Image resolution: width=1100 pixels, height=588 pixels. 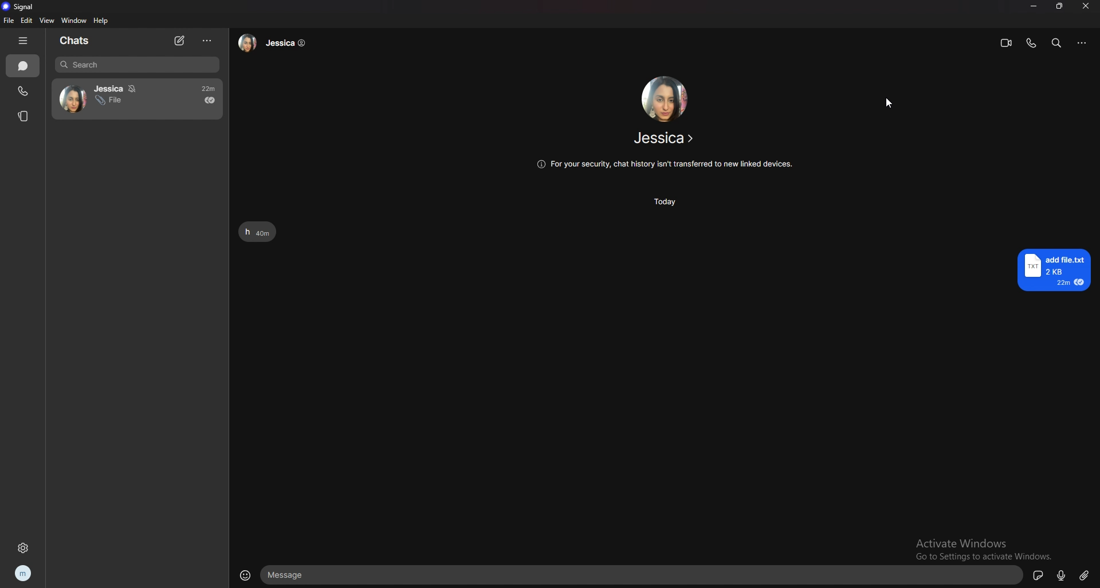 I want to click on add file.txt
2KB
22m €@
=, so click(x=1057, y=271).